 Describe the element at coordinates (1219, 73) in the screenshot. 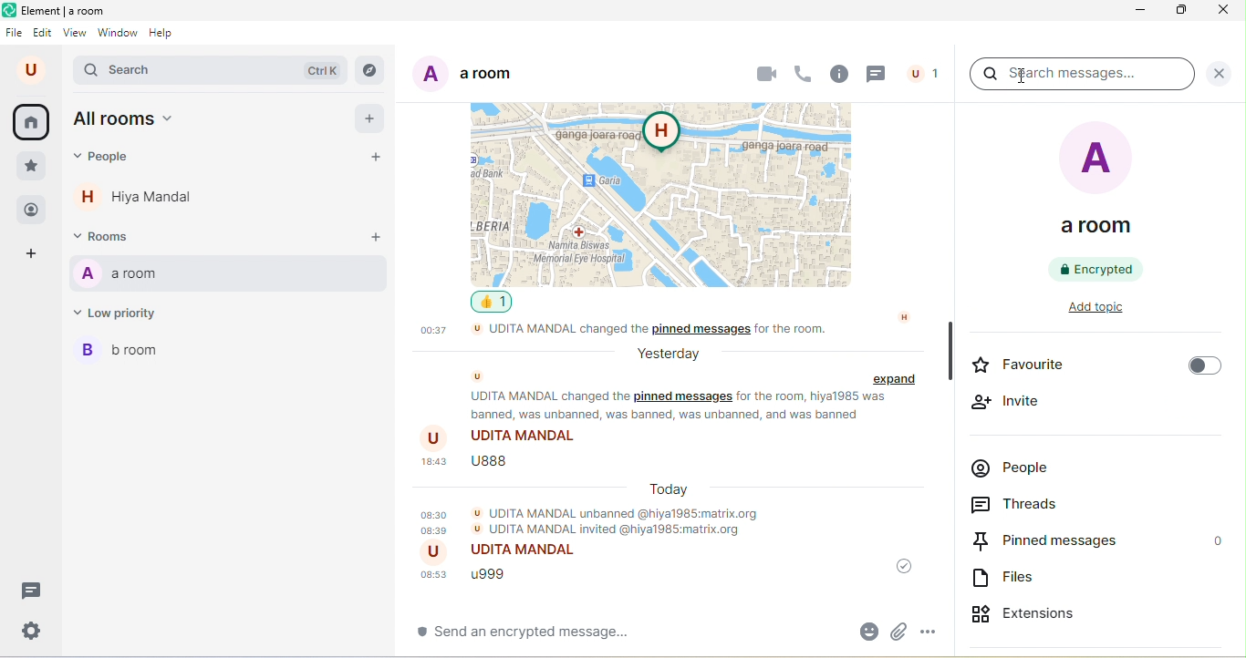

I see `close` at that location.